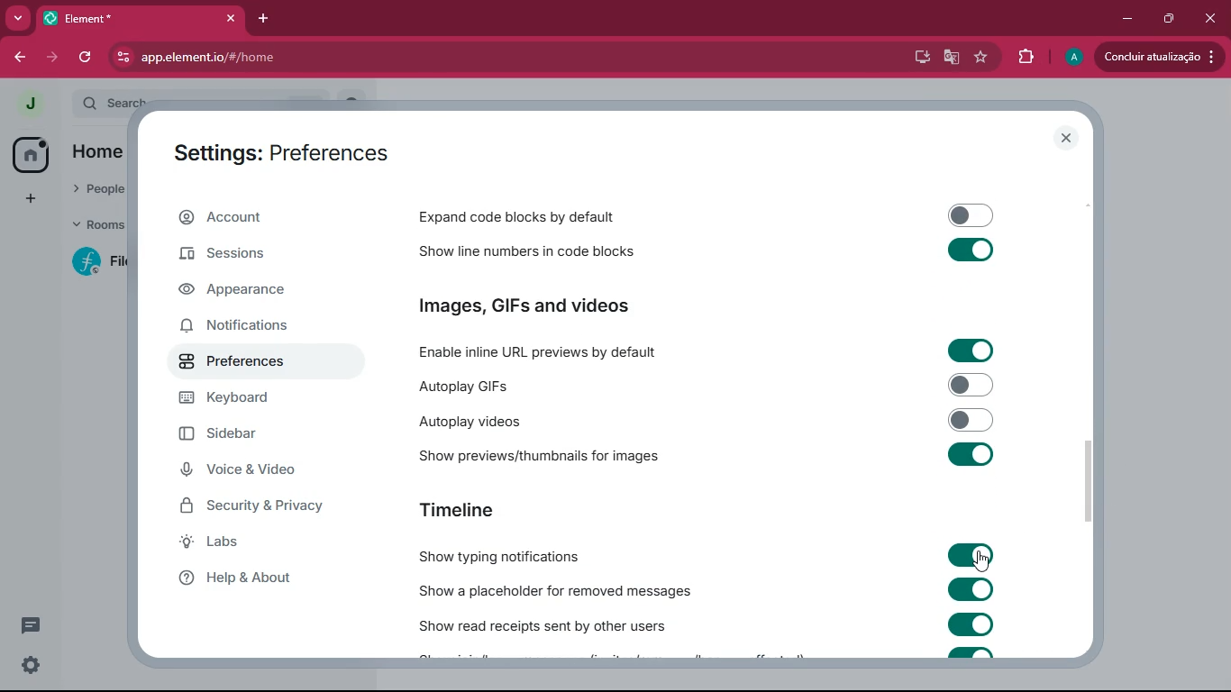 The height and width of the screenshot is (692, 1231). What do you see at coordinates (250, 363) in the screenshot?
I see `preferences` at bounding box center [250, 363].